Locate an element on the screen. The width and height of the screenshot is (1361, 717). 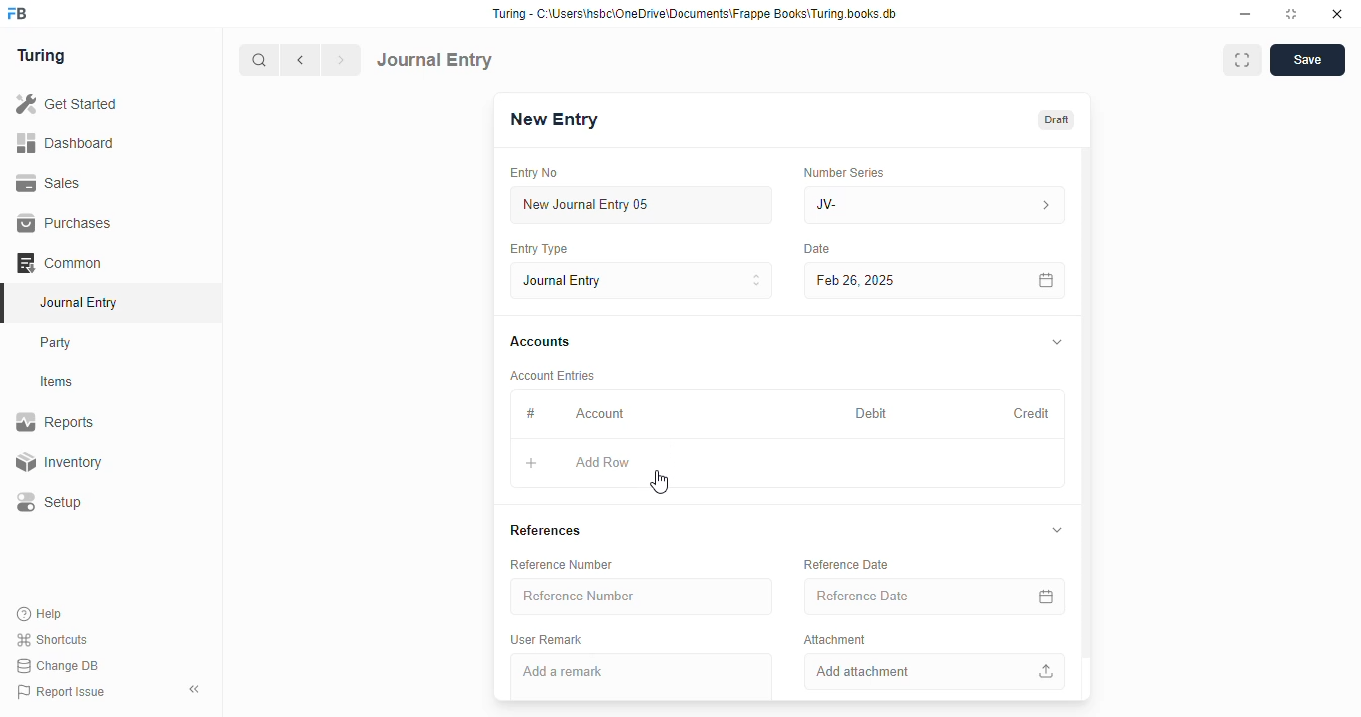
next is located at coordinates (343, 60).